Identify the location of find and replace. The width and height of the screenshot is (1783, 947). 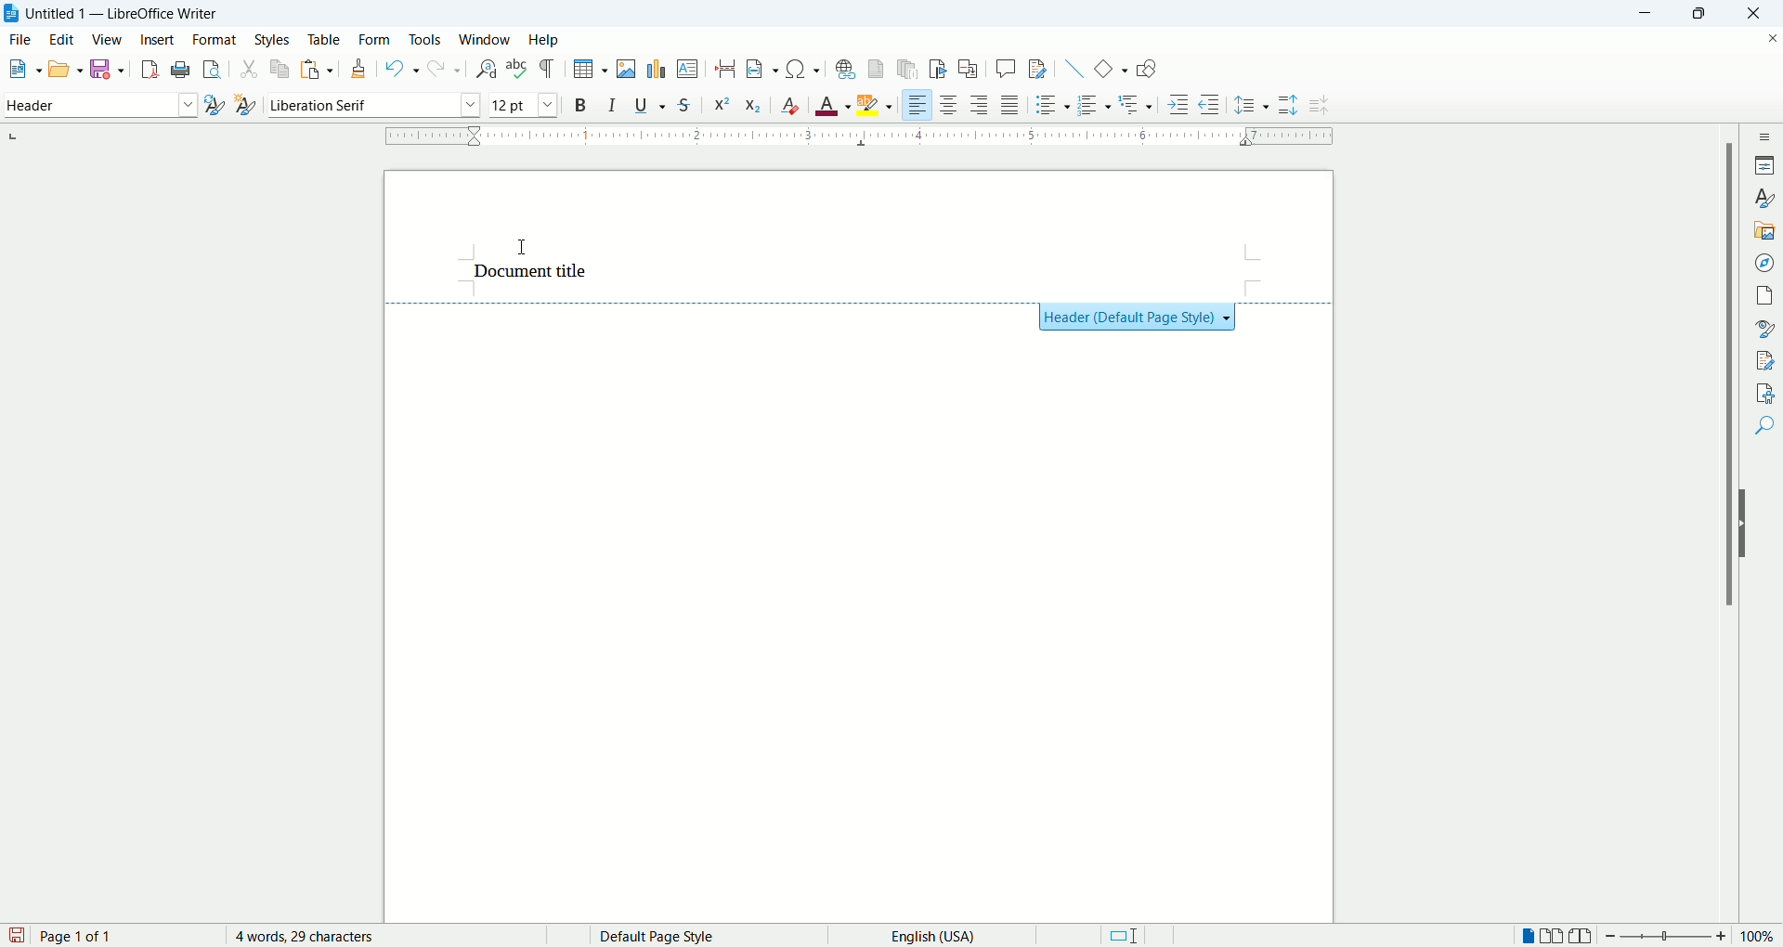
(486, 69).